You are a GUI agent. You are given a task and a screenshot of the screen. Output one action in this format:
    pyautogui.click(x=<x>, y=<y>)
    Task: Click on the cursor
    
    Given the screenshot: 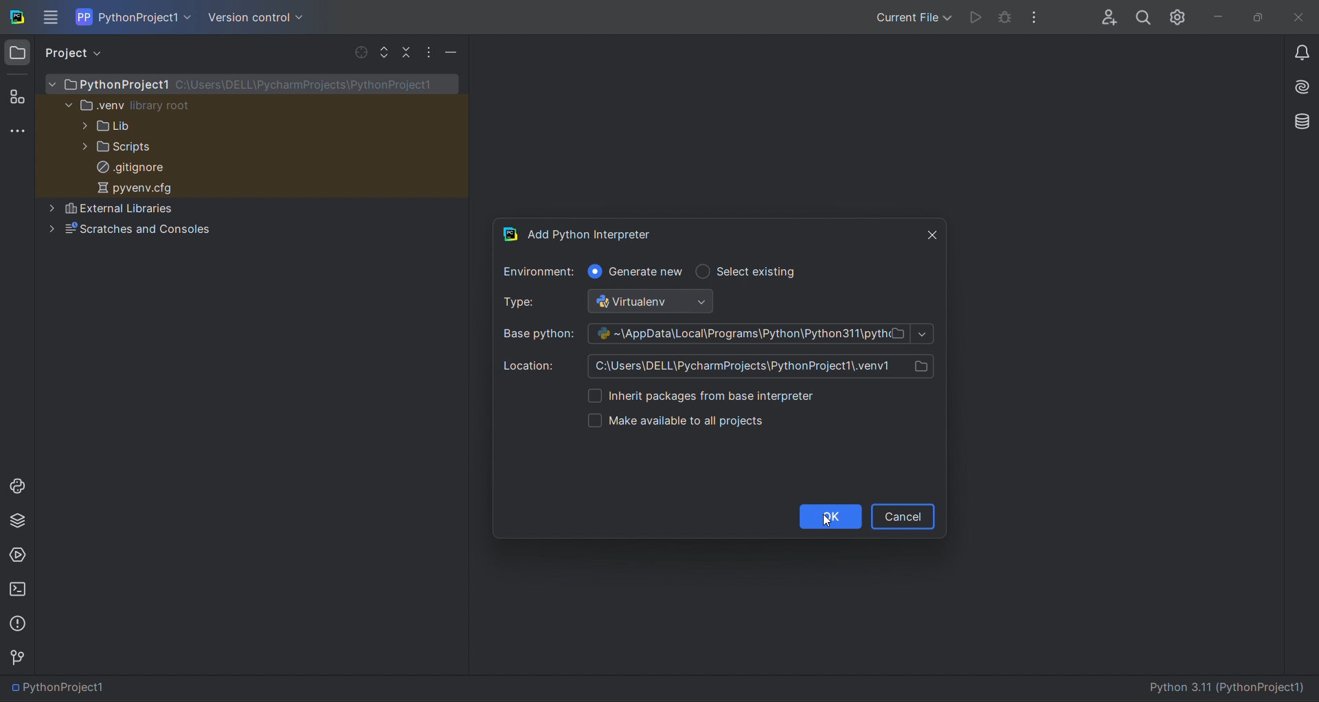 What is the action you would take?
    pyautogui.click(x=828, y=520)
    